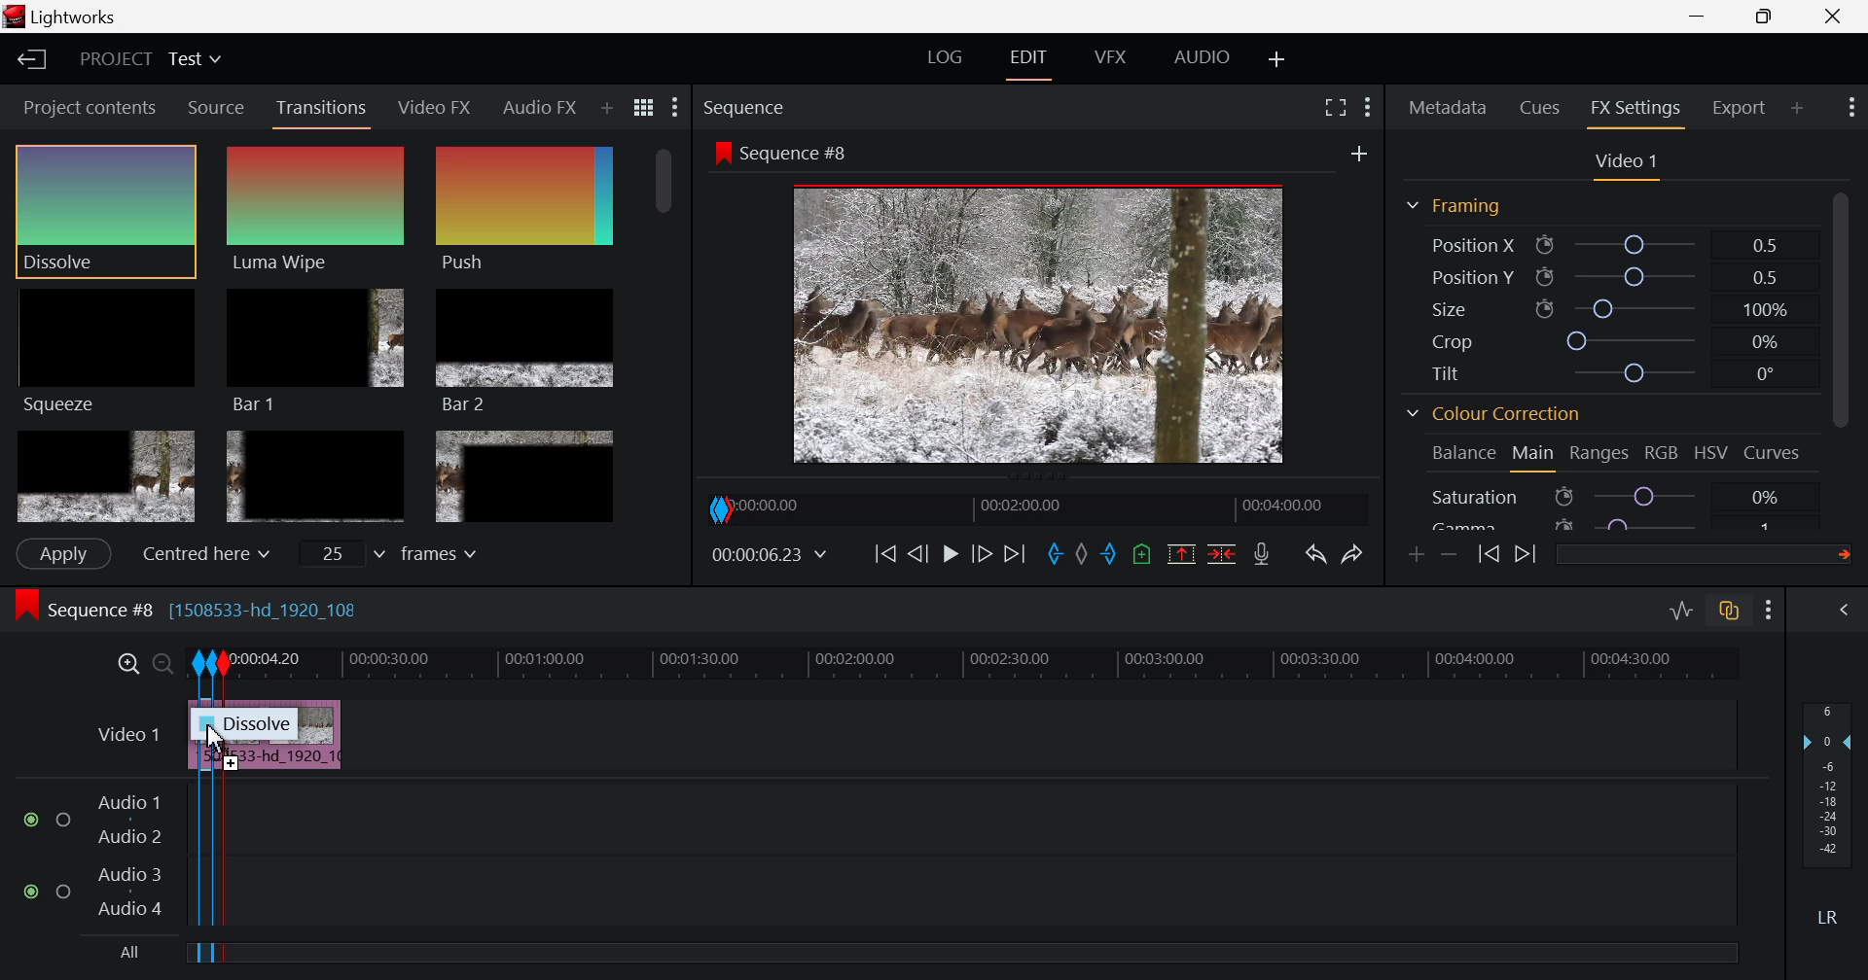 Image resolution: width=1868 pixels, height=980 pixels. I want to click on Dissolve, so click(241, 729).